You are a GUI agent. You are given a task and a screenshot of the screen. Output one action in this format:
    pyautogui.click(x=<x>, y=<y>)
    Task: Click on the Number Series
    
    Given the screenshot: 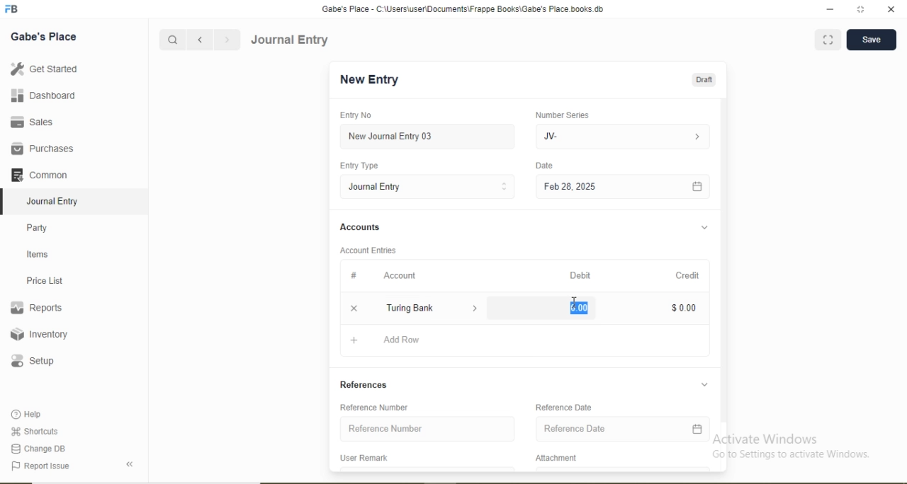 What is the action you would take?
    pyautogui.click(x=562, y=115)
    